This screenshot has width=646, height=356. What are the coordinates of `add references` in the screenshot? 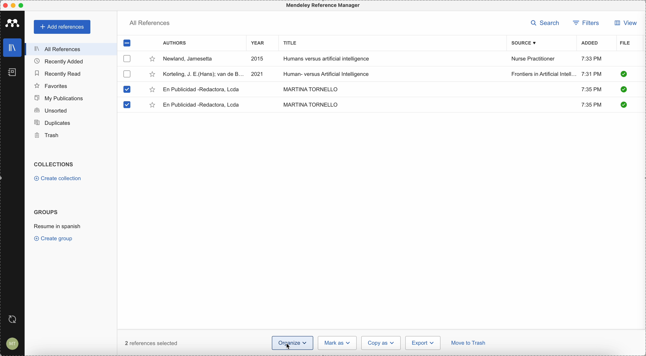 It's located at (63, 27).